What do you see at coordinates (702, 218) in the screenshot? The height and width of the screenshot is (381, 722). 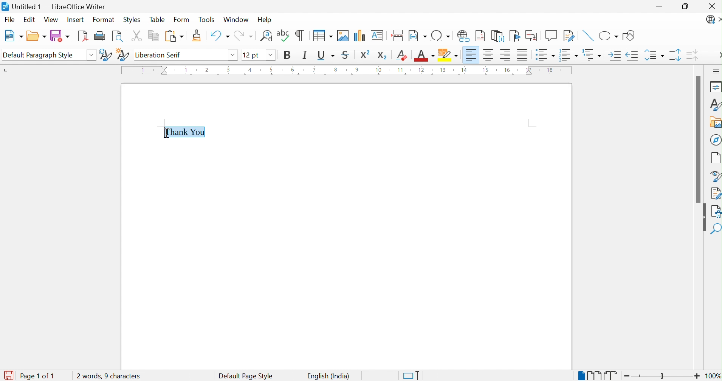 I see `Hide` at bounding box center [702, 218].